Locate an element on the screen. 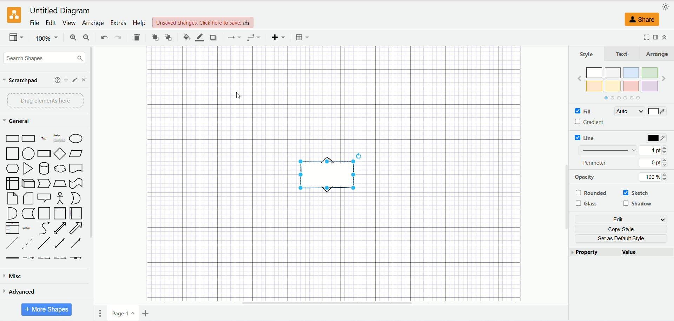  shape is located at coordinates (329, 173).